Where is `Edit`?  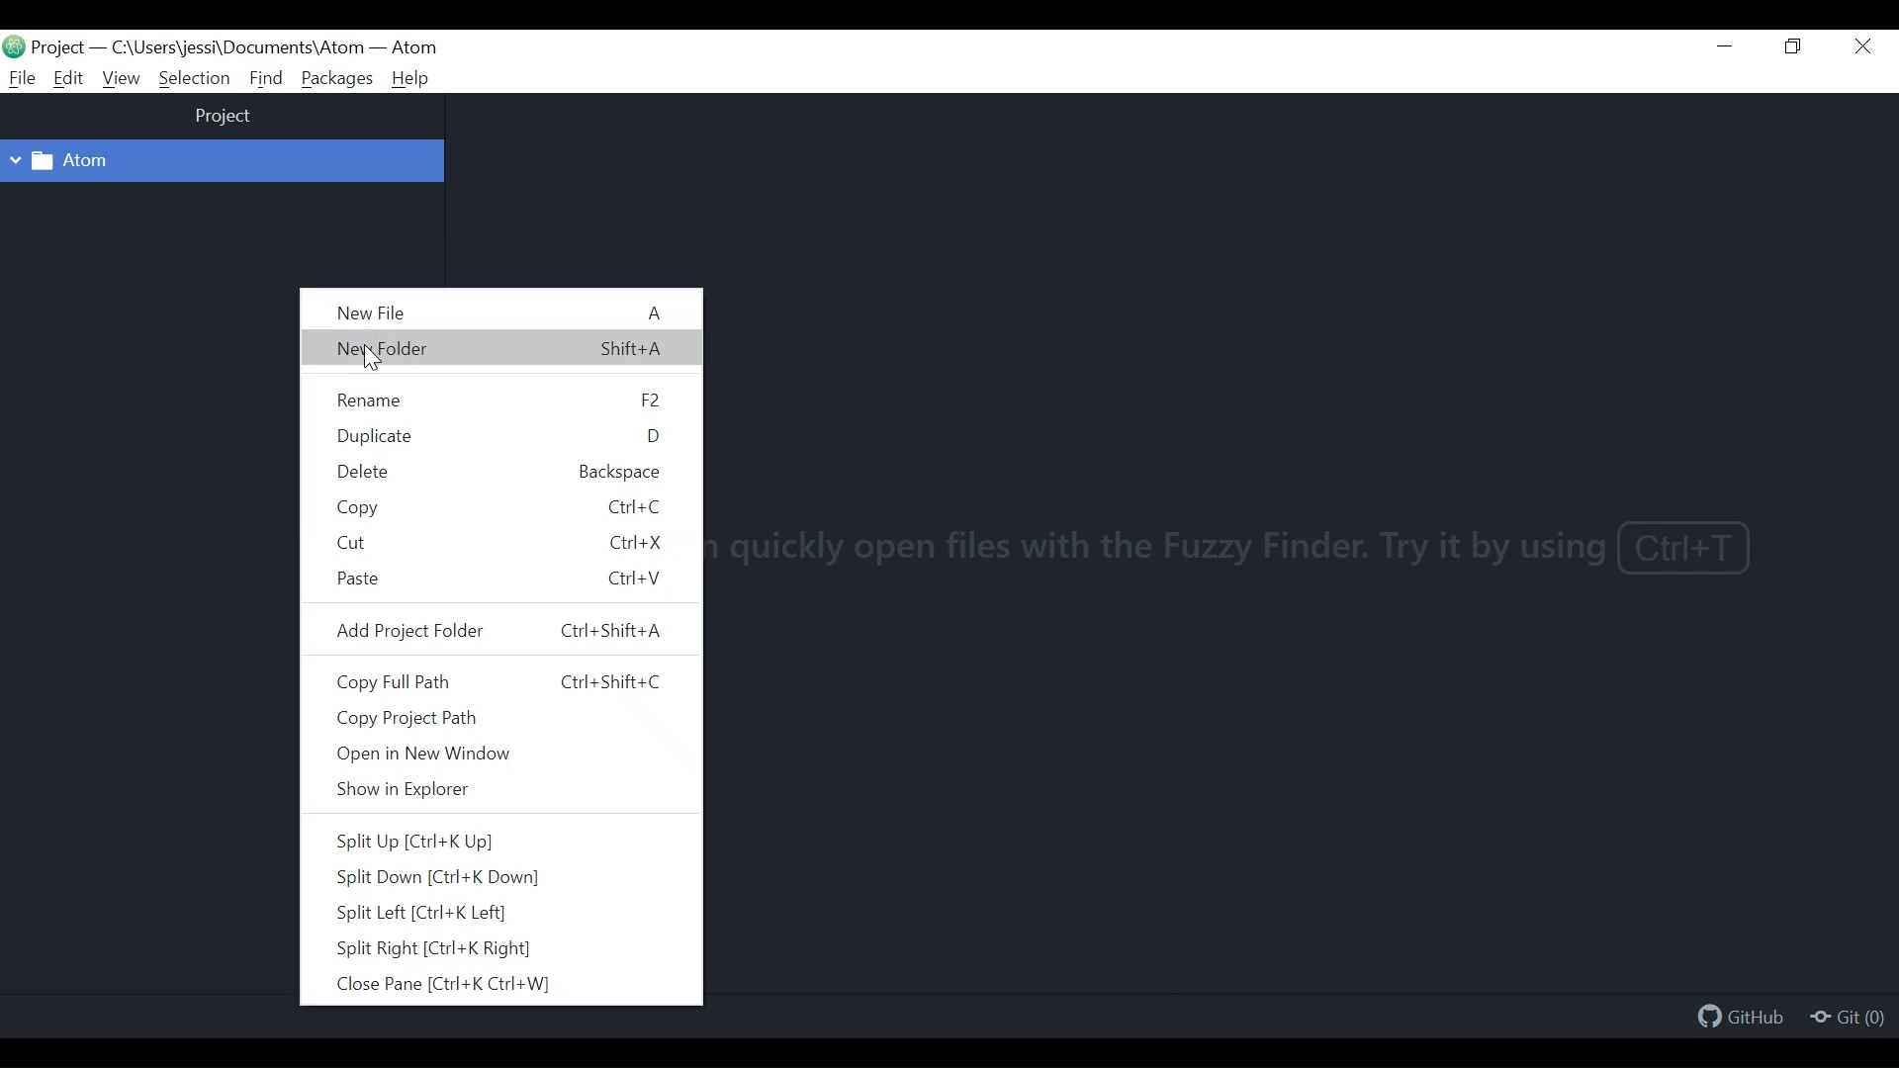 Edit is located at coordinates (69, 78).